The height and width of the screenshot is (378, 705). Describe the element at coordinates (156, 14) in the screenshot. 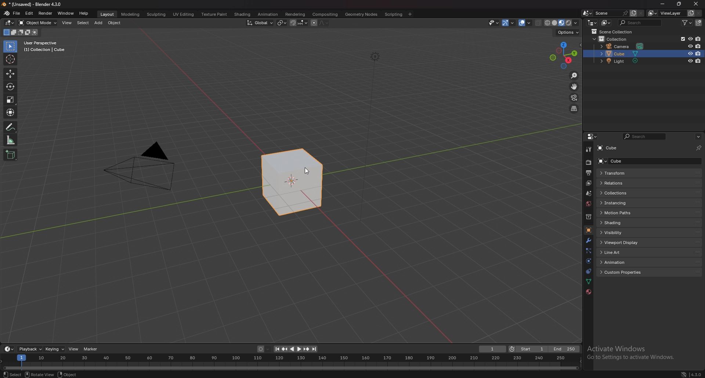

I see `sculpting` at that location.